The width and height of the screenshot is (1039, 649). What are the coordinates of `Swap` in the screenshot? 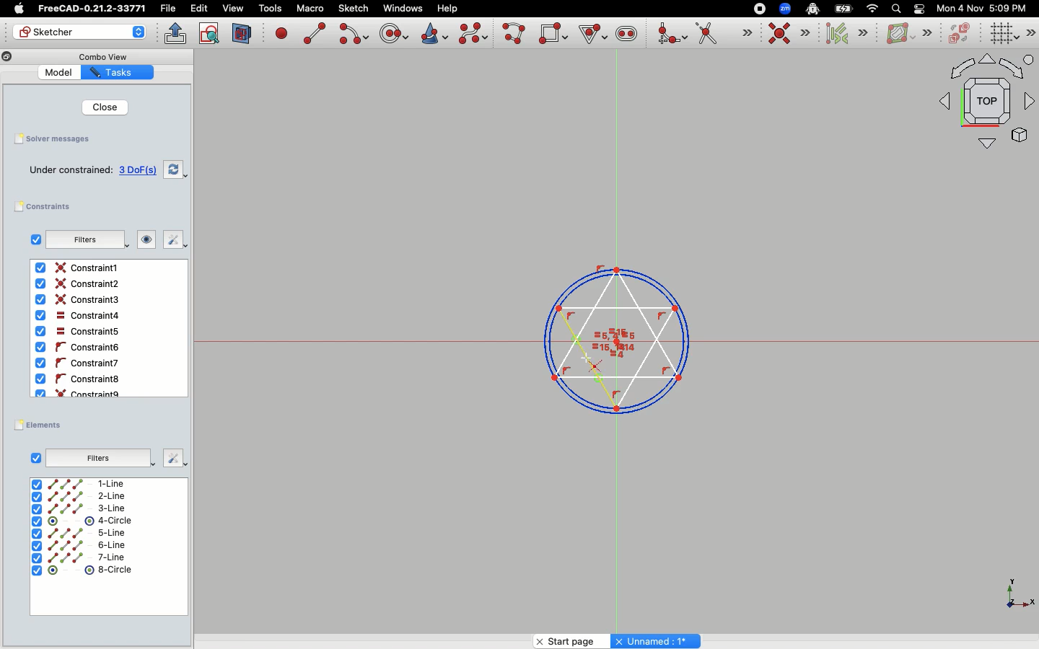 It's located at (176, 169).